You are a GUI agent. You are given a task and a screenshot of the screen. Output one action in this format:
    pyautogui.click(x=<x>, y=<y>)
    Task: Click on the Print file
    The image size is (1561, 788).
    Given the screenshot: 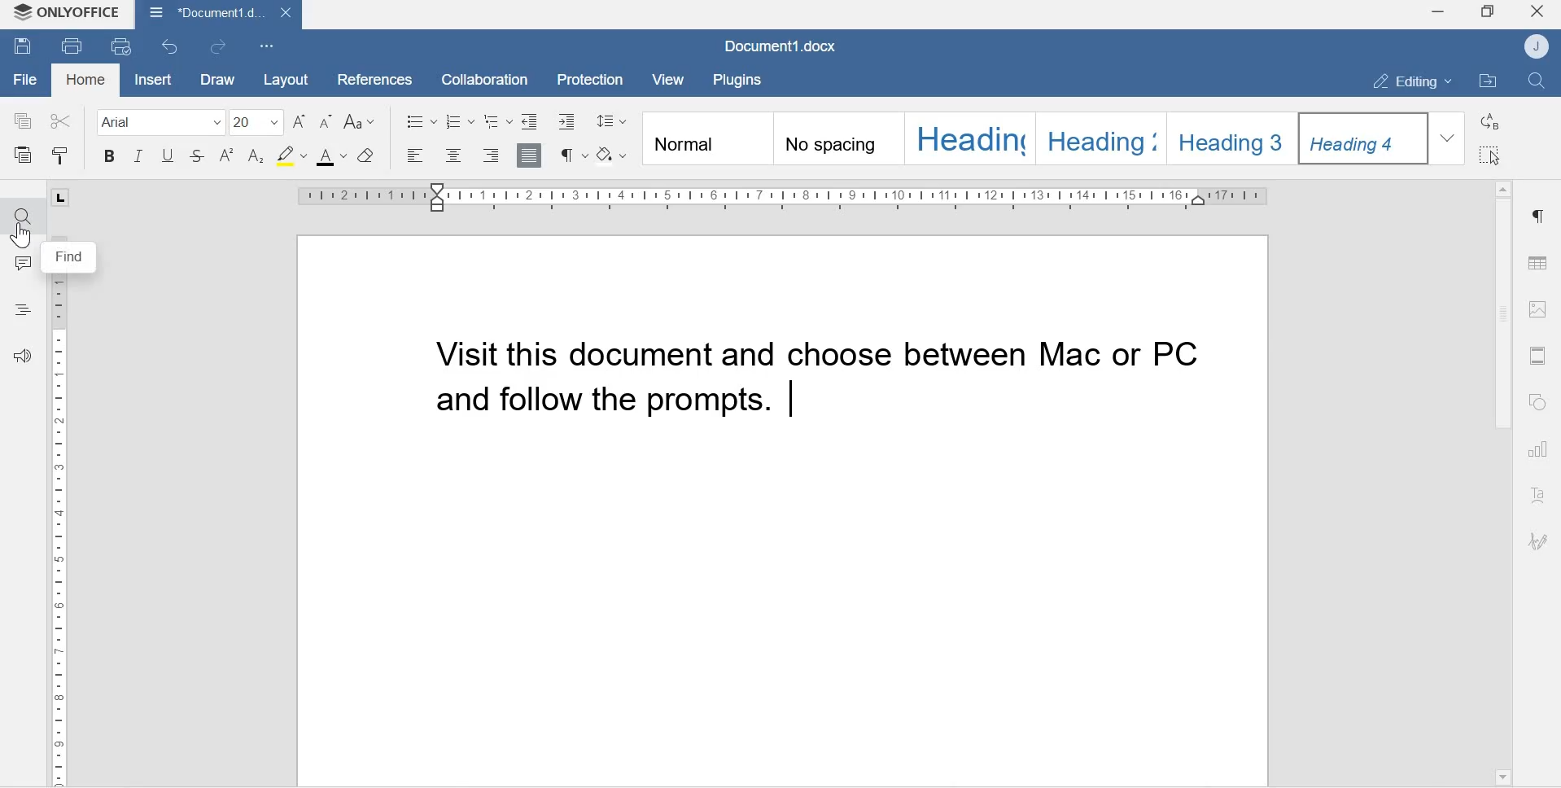 What is the action you would take?
    pyautogui.click(x=73, y=45)
    